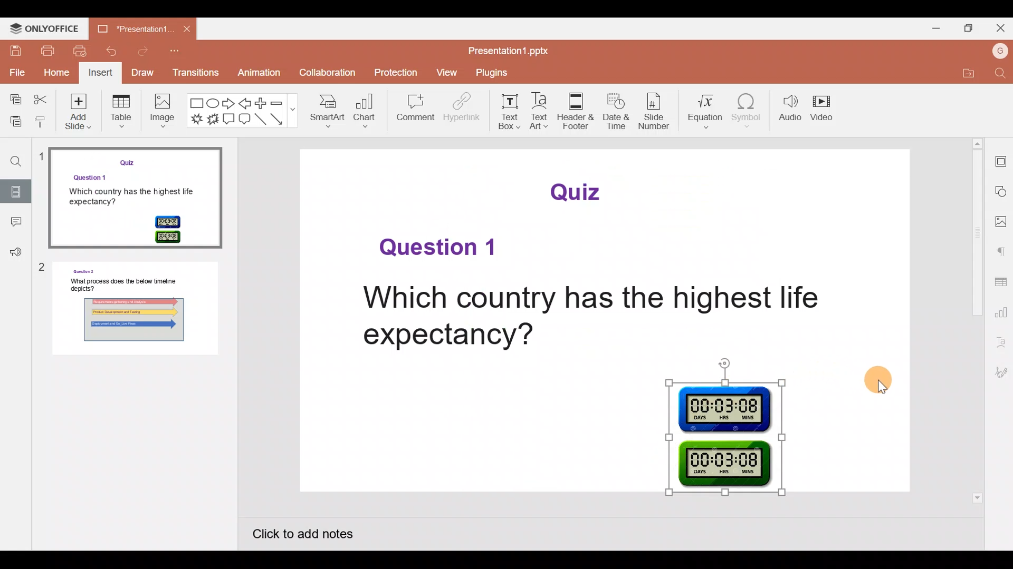 This screenshot has width=1013, height=569. I want to click on ONLYOFFICE, so click(50, 29).